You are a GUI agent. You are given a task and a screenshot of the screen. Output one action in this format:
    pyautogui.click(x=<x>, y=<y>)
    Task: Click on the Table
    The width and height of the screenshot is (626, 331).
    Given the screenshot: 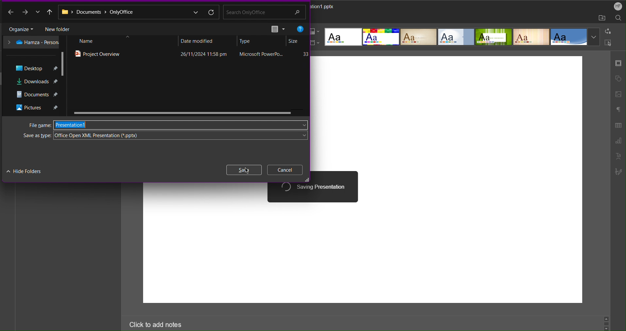 What is the action you would take?
    pyautogui.click(x=618, y=125)
    